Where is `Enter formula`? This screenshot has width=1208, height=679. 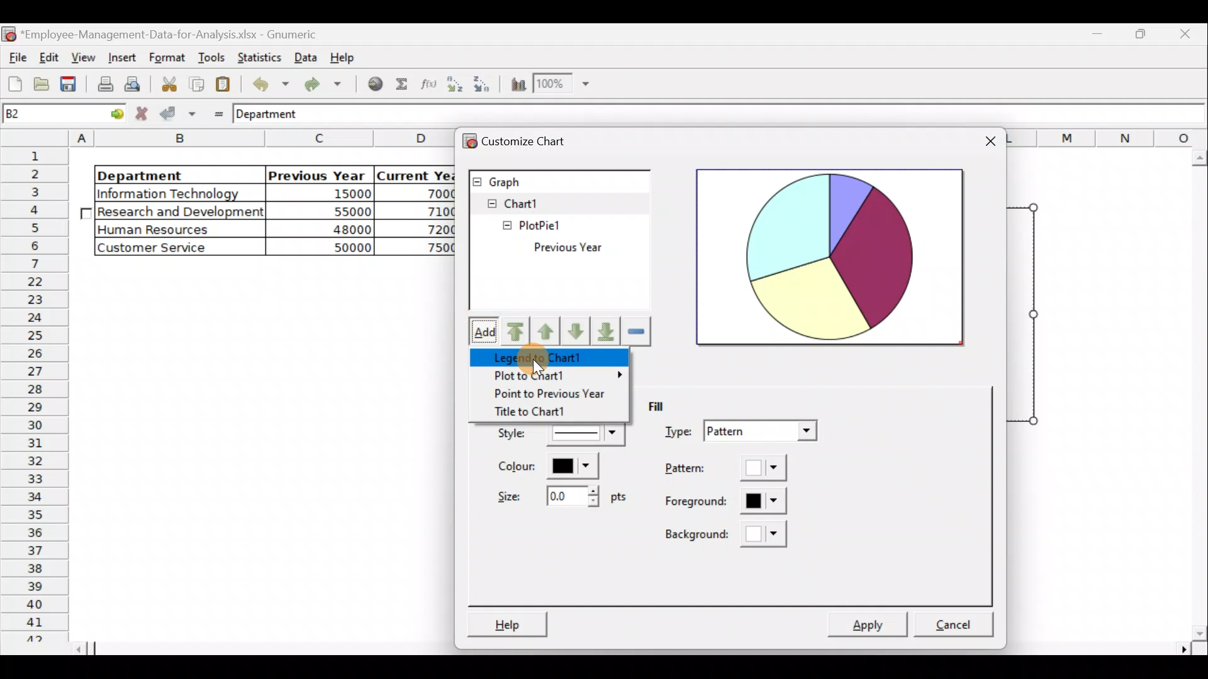
Enter formula is located at coordinates (215, 113).